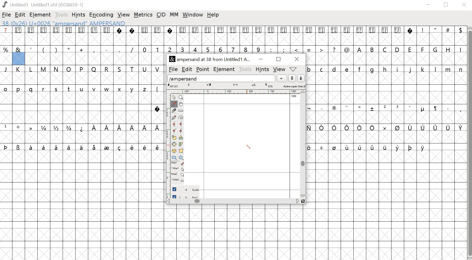 Image resolution: width=472 pixels, height=260 pixels. Describe the element at coordinates (436, 128) in the screenshot. I see `symbol` at that location.